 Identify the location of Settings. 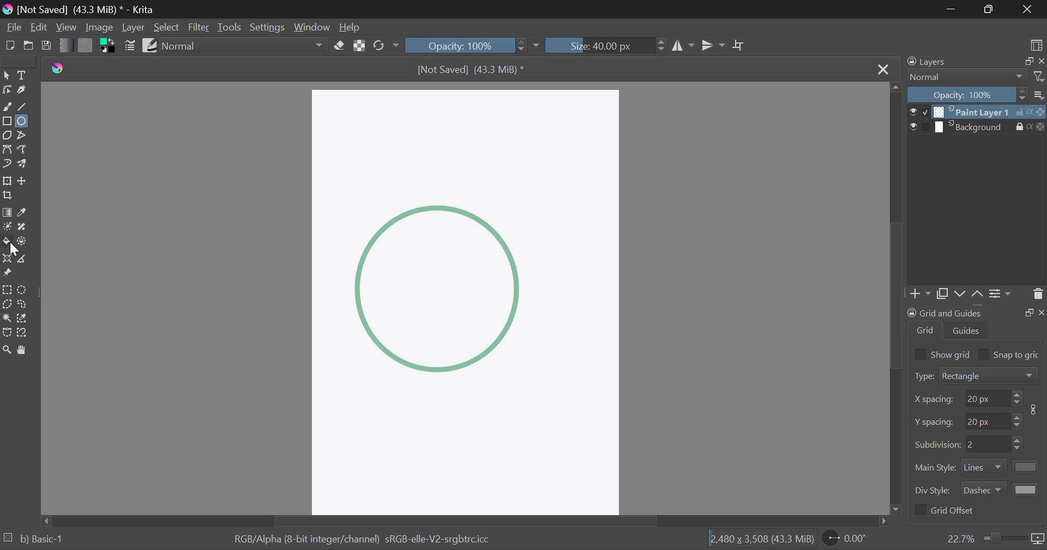
(266, 27).